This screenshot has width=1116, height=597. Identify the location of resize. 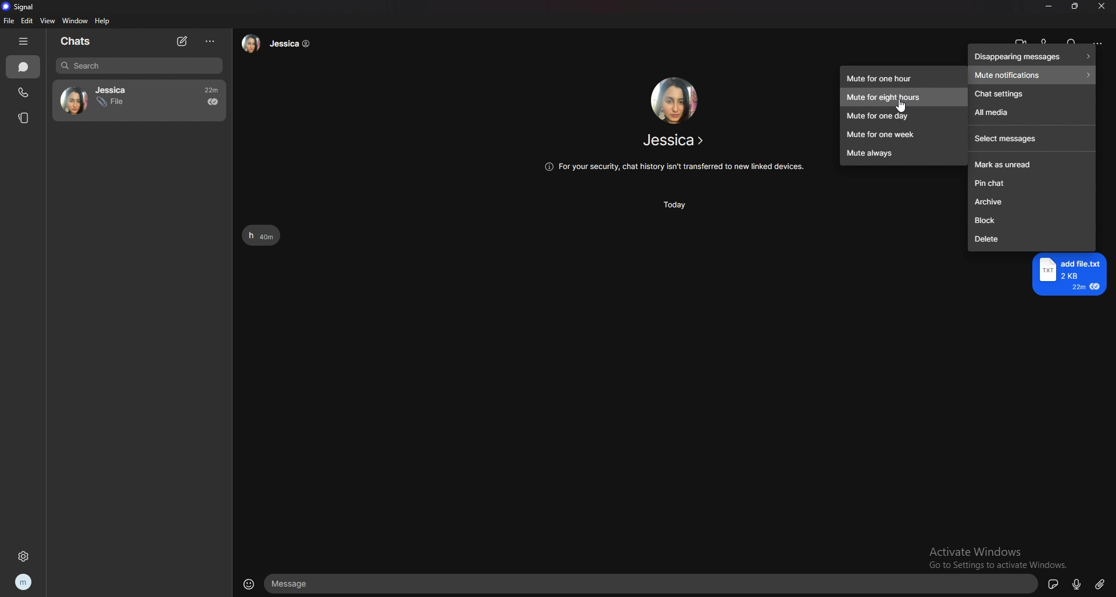
(1075, 6).